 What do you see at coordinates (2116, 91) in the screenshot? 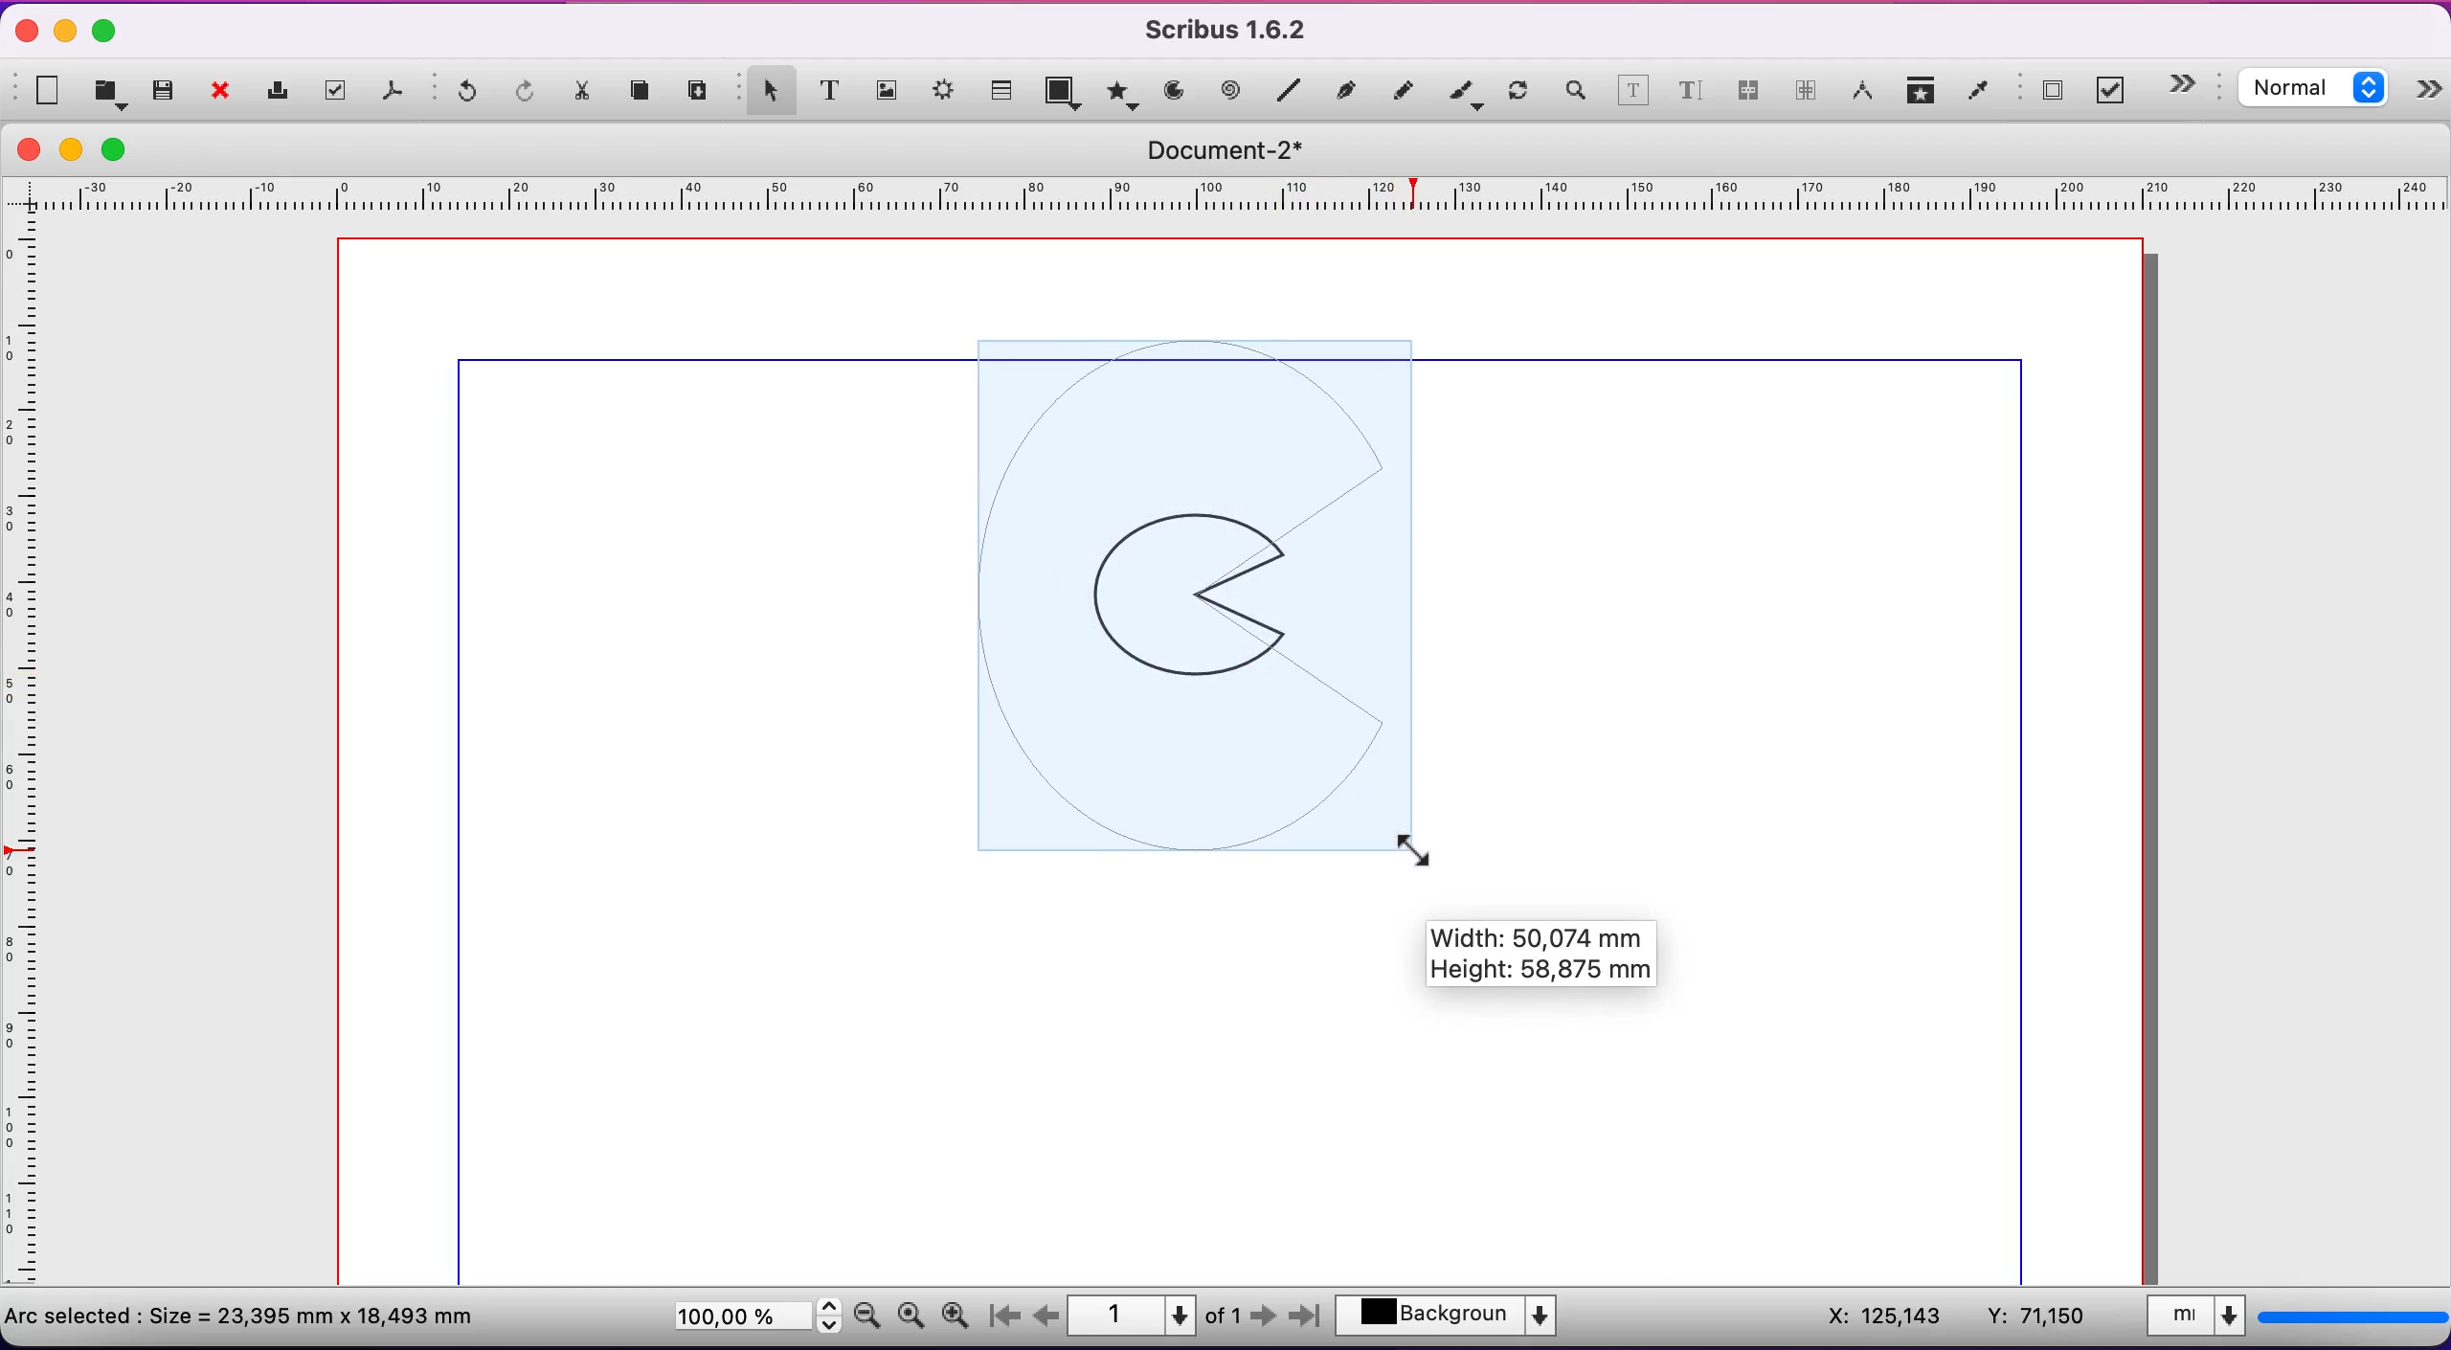
I see `inser pdf check box` at bounding box center [2116, 91].